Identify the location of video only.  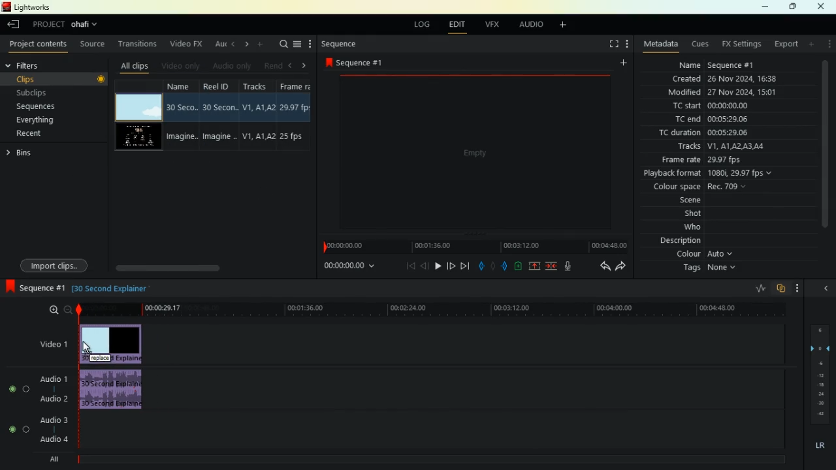
(182, 65).